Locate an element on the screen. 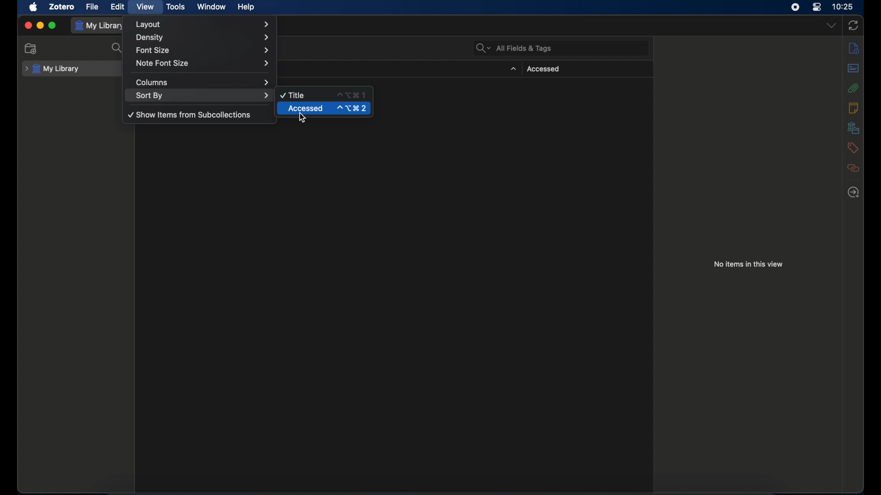  sync is located at coordinates (853, 25).